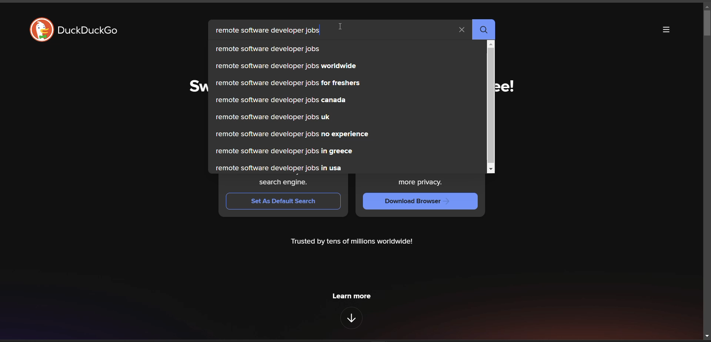 The height and width of the screenshot is (342, 711). I want to click on remote software developer jobs, so click(271, 49).